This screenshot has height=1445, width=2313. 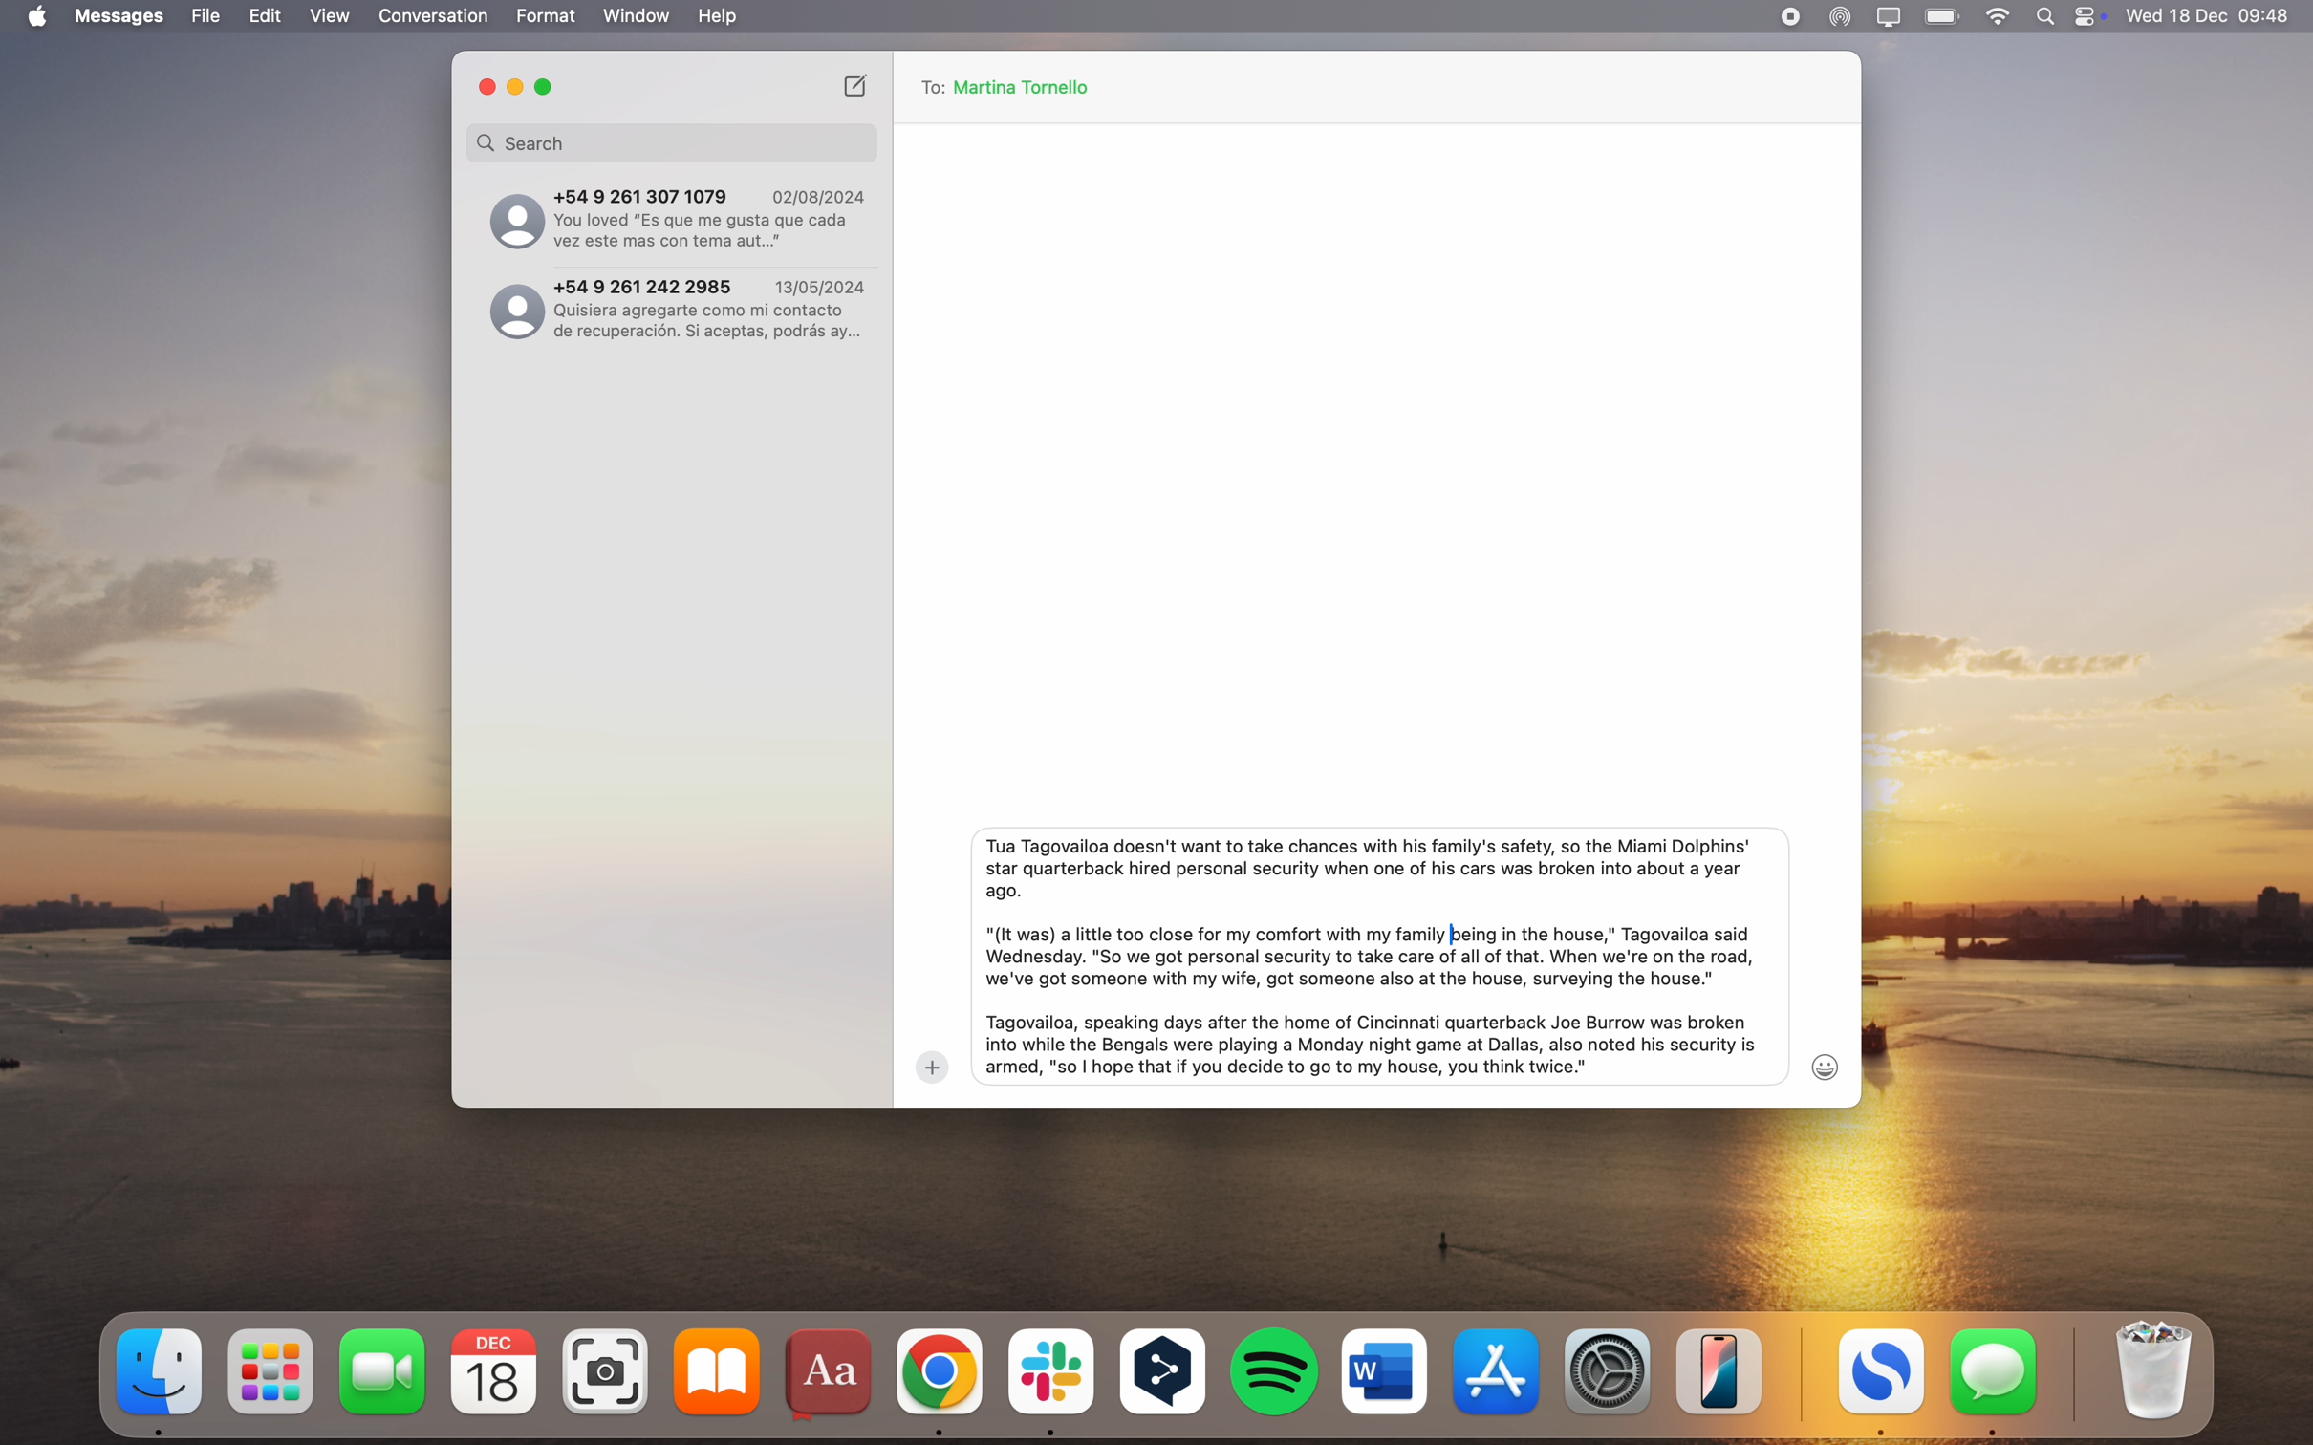 I want to click on Tua Tagovailoa doesn't want to take chances with his family's safety, so the Miami Dolphins’
star quarterback hired personal security when one of his cars was broken into about a year
ago.

"(It was) a little too close for my comfort with my family being in the house," Tagovailoa said
Wednesday. "So we got personal security to take care of all of that. When we're on the road,
we've got someone with my wife, got someone also at the house, surveying the house."
Tagovailoa, speaking days after the home of Cincinnati quarterback Joe Burrow was broken
into while the Bengals were playing a Monday night game at Dallas, also noted his security is
armed, "so | hope that if you decide to go to my house, you think twice.", so click(x=1371, y=954).